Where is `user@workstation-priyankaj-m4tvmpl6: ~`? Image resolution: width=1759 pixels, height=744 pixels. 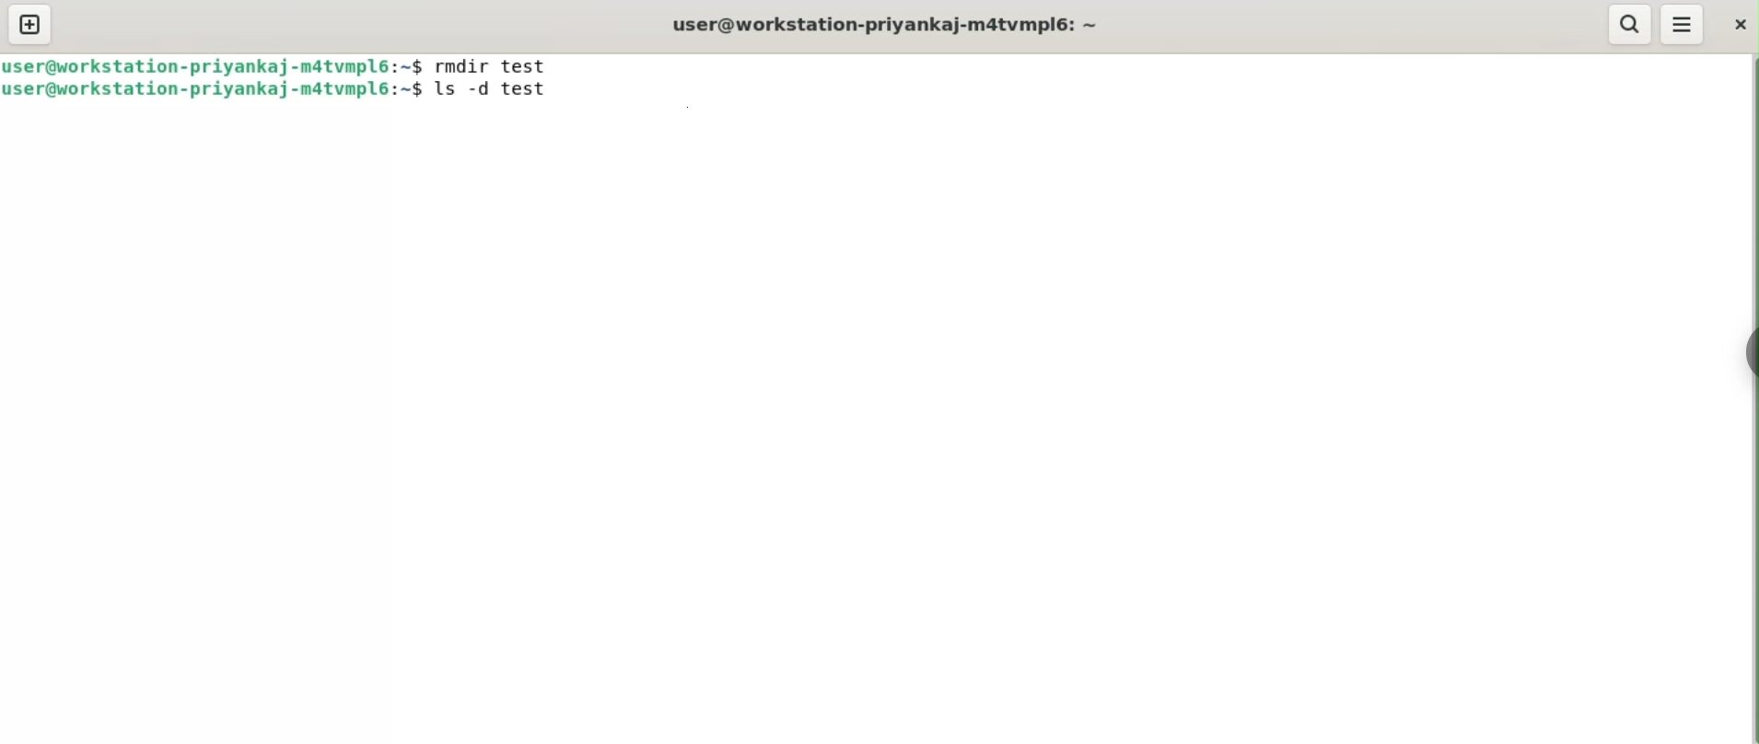 user@workstation-priyankaj-m4tvmpl6: ~ is located at coordinates (895, 24).